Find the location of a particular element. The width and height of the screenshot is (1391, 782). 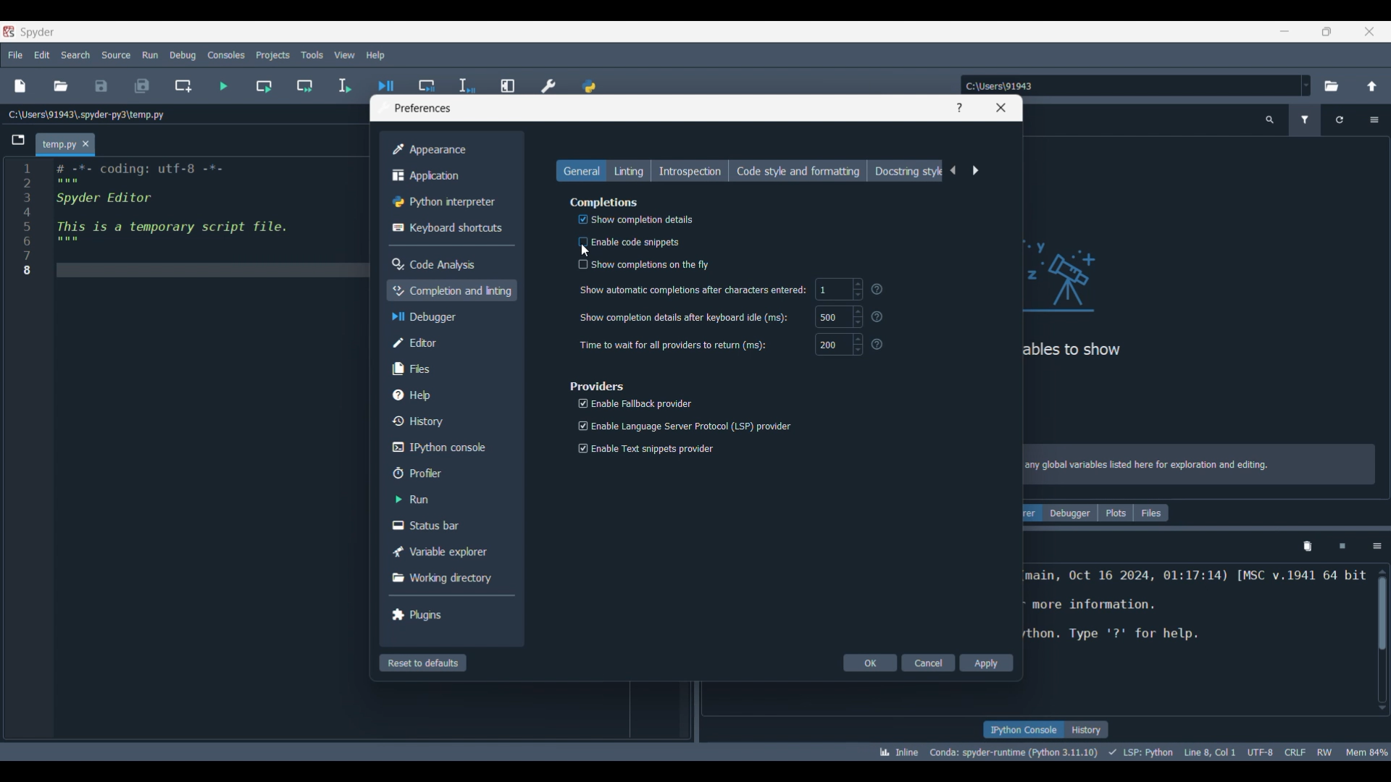

Enable Language Server Protocol (LSP) provider is located at coordinates (682, 424).